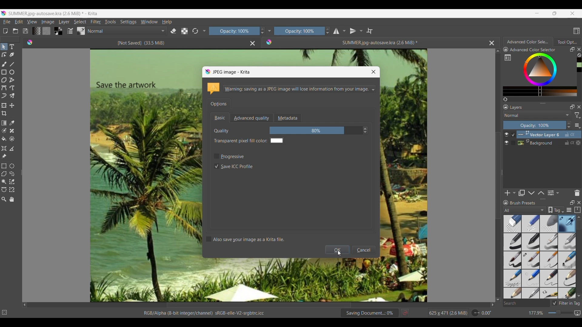 Image resolution: width=582 pixels, height=327 pixels. What do you see at coordinates (251, 118) in the screenshot?
I see `Advanced quality subtab` at bounding box center [251, 118].